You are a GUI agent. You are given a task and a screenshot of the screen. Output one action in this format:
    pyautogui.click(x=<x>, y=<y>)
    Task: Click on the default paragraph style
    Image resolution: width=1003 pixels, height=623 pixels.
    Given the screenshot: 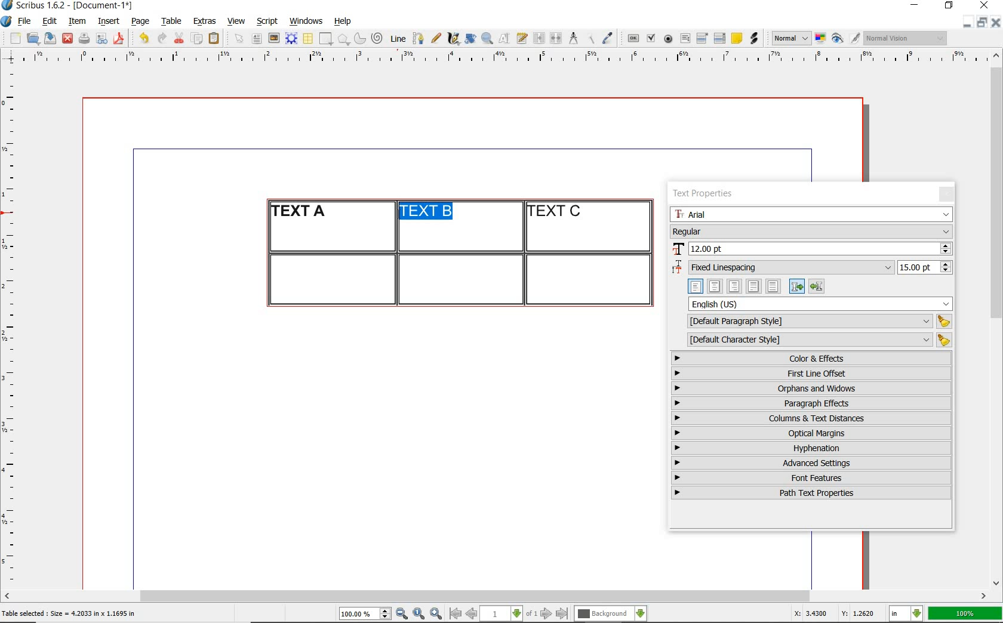 What is the action you would take?
    pyautogui.click(x=817, y=322)
    